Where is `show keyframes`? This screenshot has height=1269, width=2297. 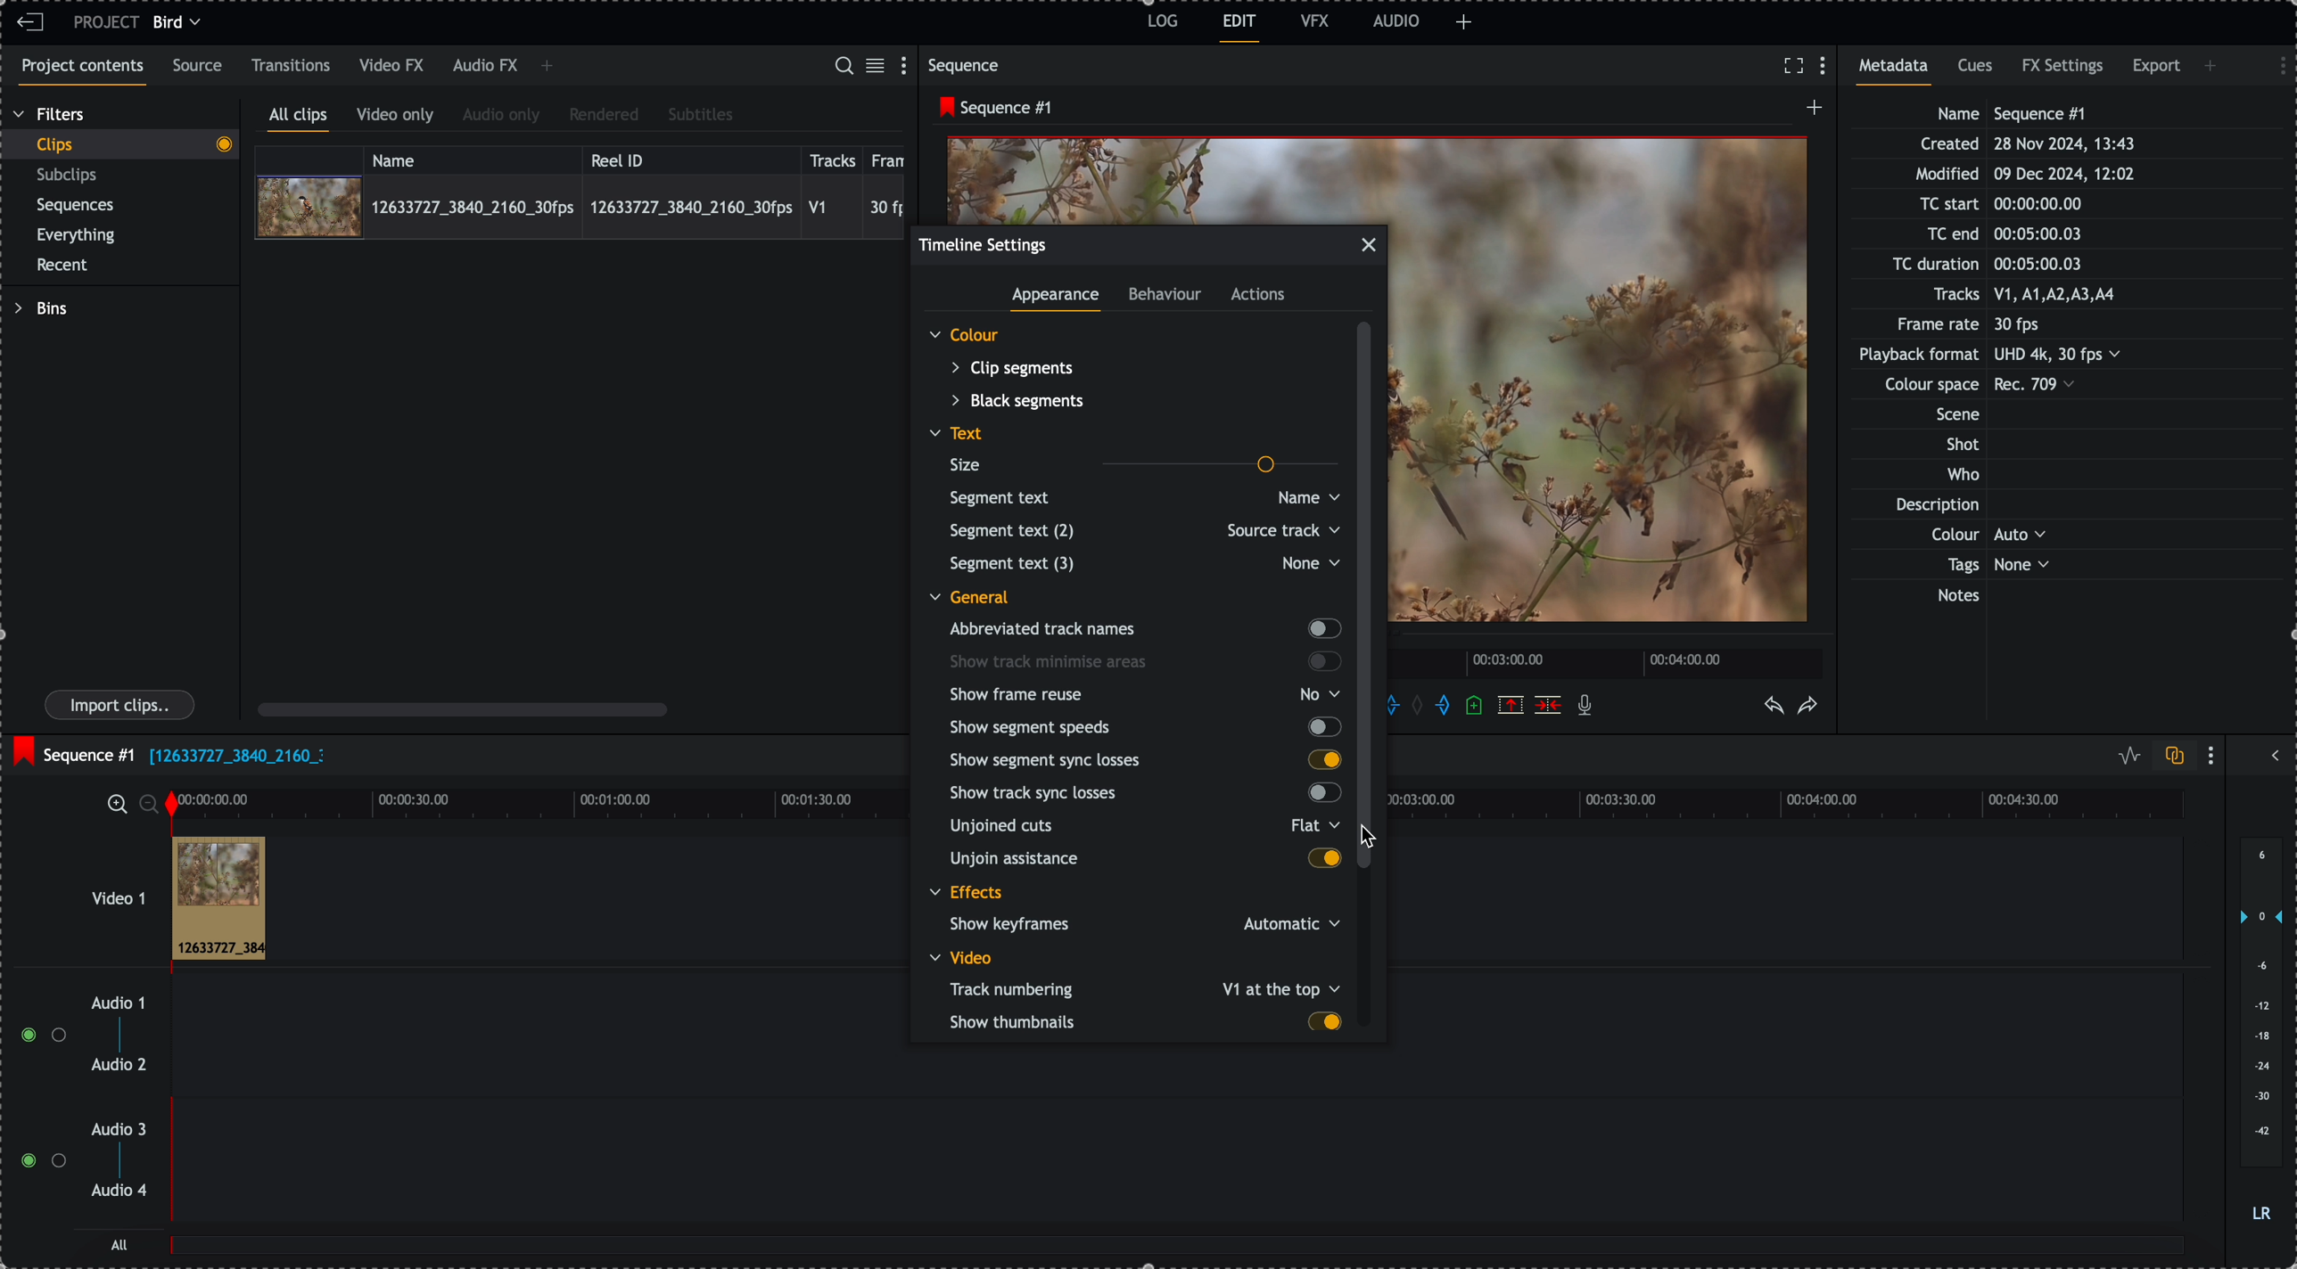
show keyframes is located at coordinates (1141, 925).